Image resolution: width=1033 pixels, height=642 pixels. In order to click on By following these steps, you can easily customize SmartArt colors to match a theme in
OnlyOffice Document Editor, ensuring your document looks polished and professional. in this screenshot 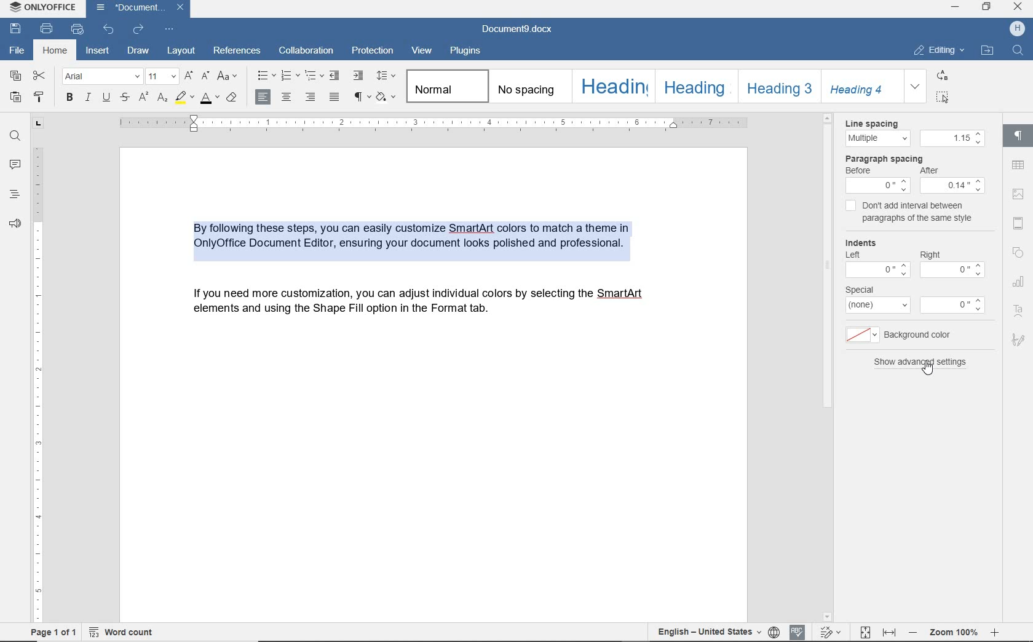, I will do `click(426, 237)`.